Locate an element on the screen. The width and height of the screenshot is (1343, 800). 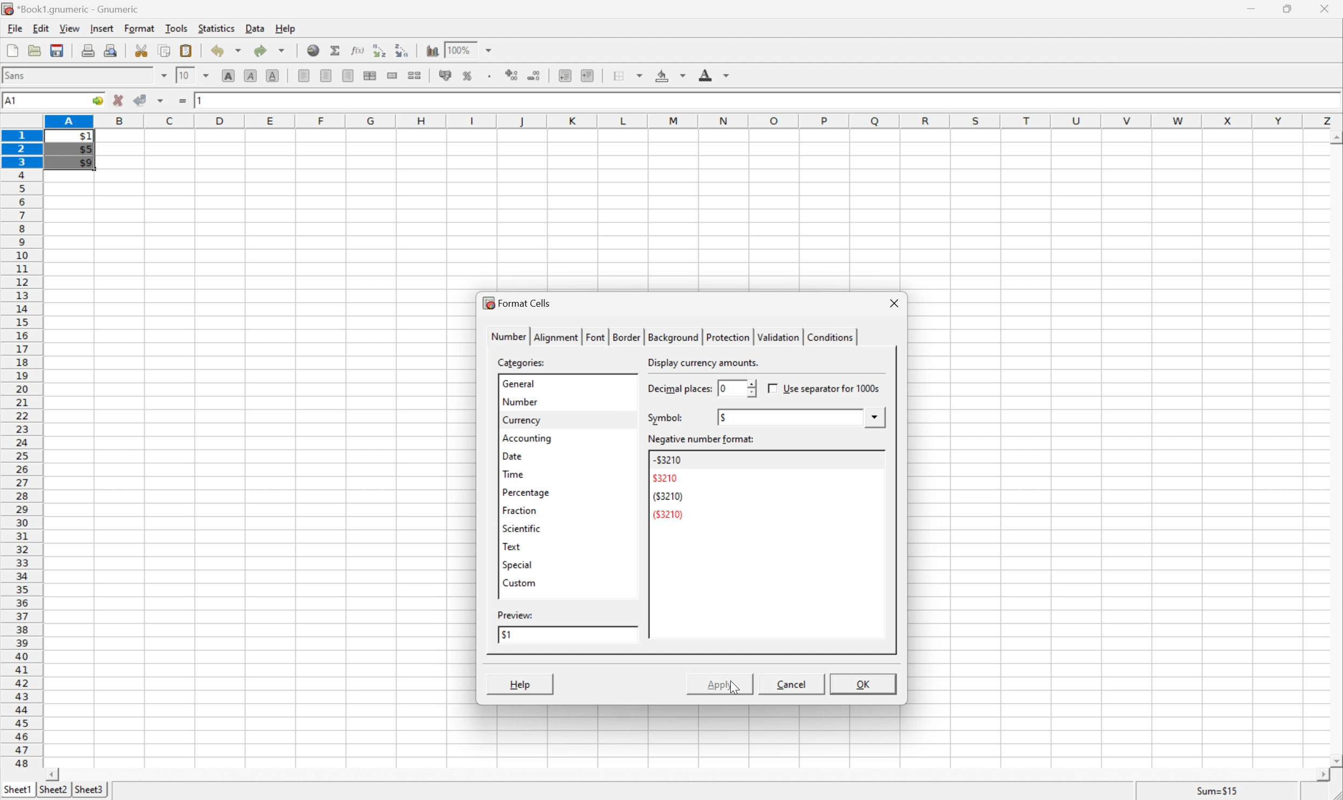
sum=15 is located at coordinates (1217, 790).